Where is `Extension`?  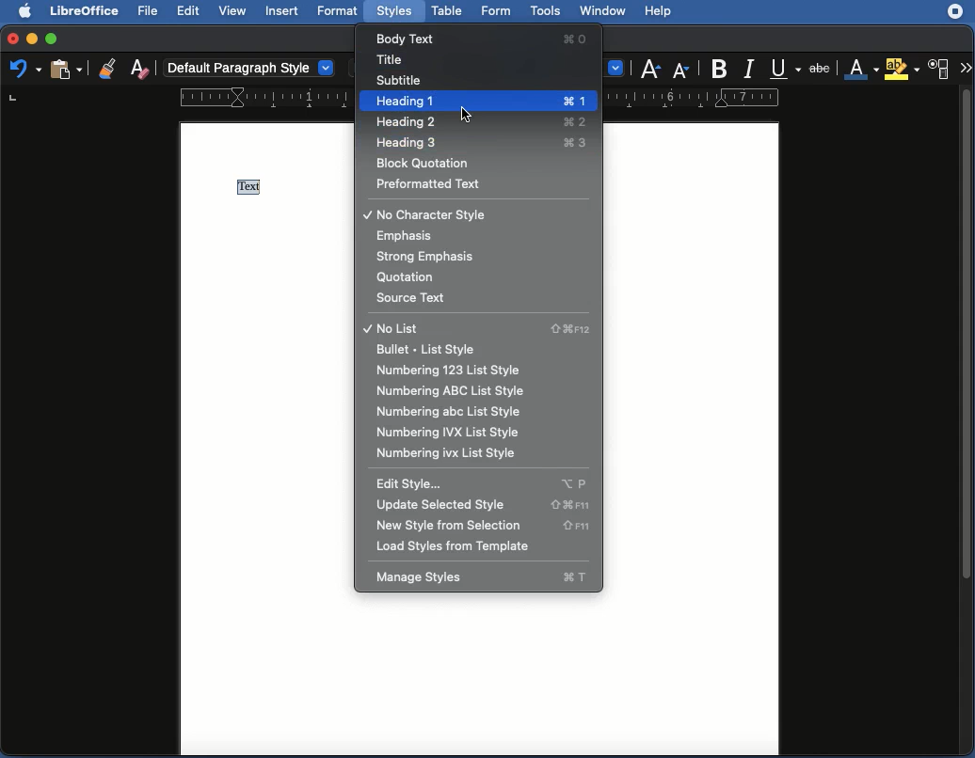 Extension is located at coordinates (955, 12).